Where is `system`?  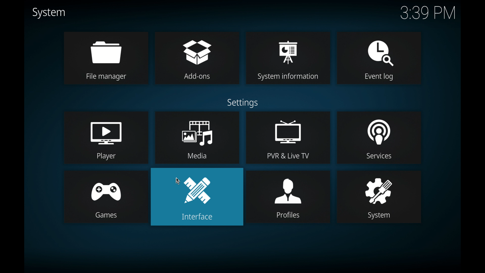 system is located at coordinates (379, 197).